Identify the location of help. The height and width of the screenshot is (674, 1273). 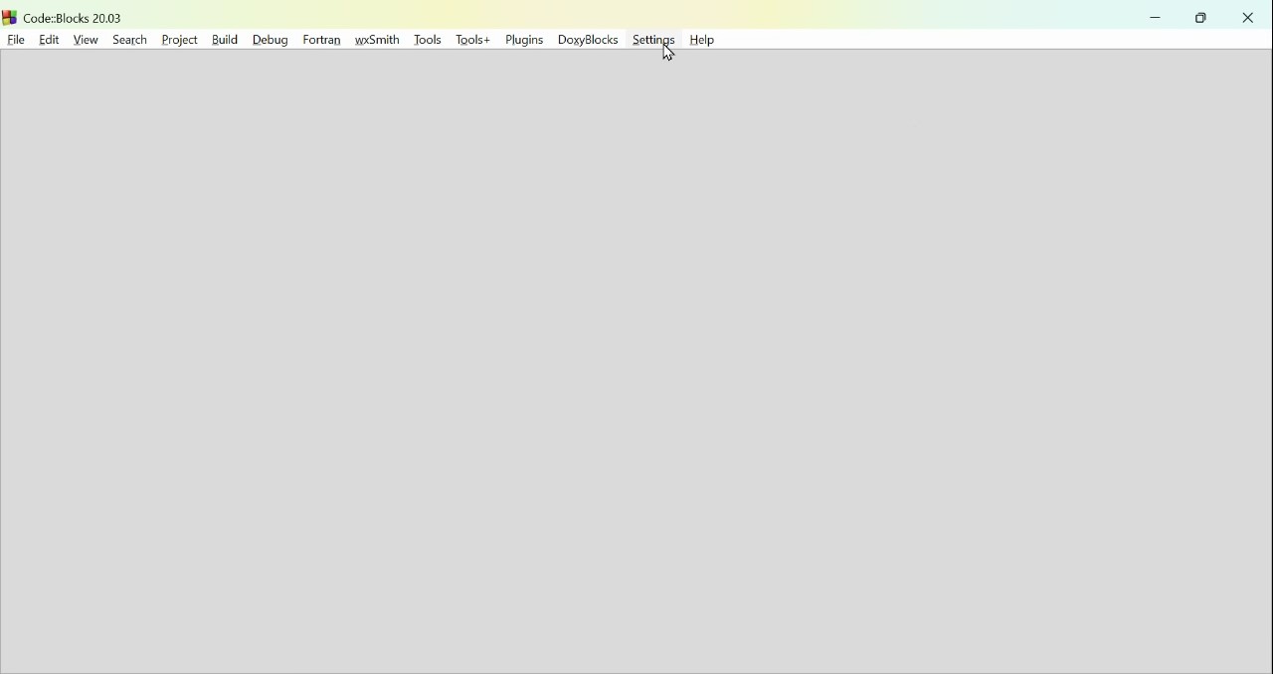
(709, 41).